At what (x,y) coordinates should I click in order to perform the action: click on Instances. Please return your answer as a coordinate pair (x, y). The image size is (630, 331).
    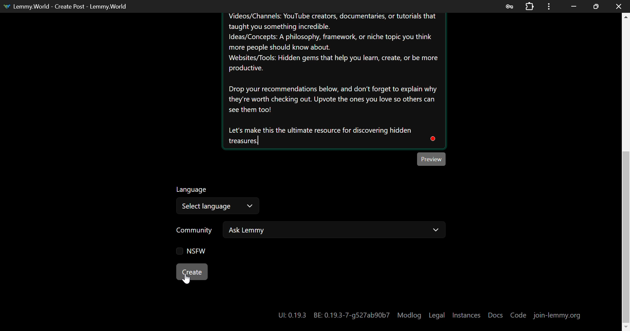
    Looking at the image, I should click on (466, 315).